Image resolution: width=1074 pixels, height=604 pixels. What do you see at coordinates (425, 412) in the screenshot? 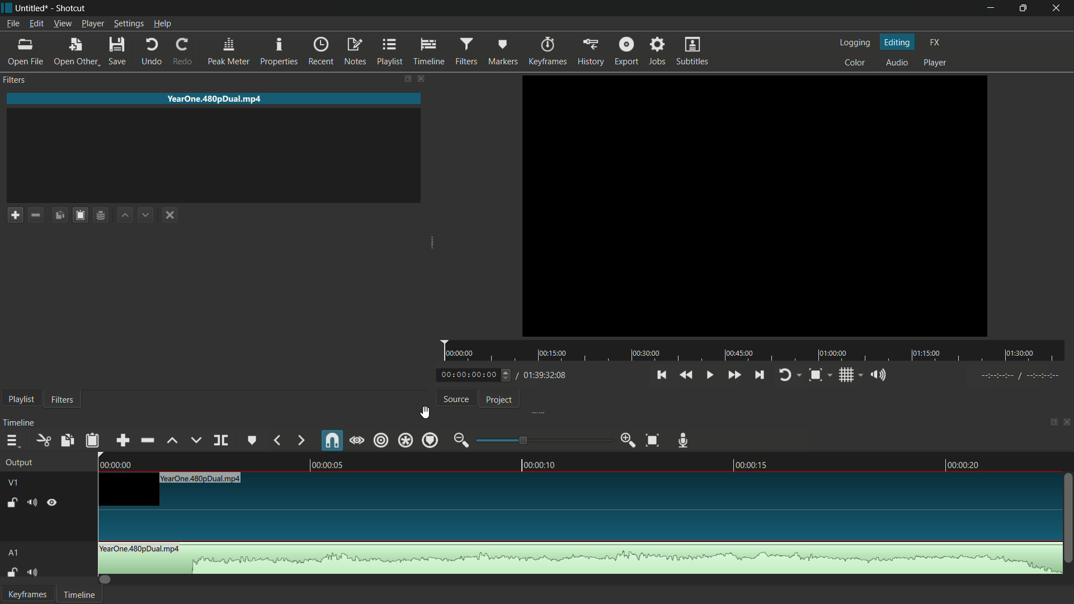
I see `cursor` at bounding box center [425, 412].